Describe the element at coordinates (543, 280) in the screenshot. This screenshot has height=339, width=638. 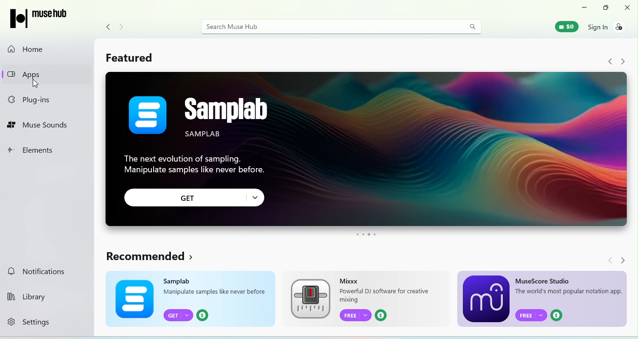
I see `Musescore Studio` at that location.